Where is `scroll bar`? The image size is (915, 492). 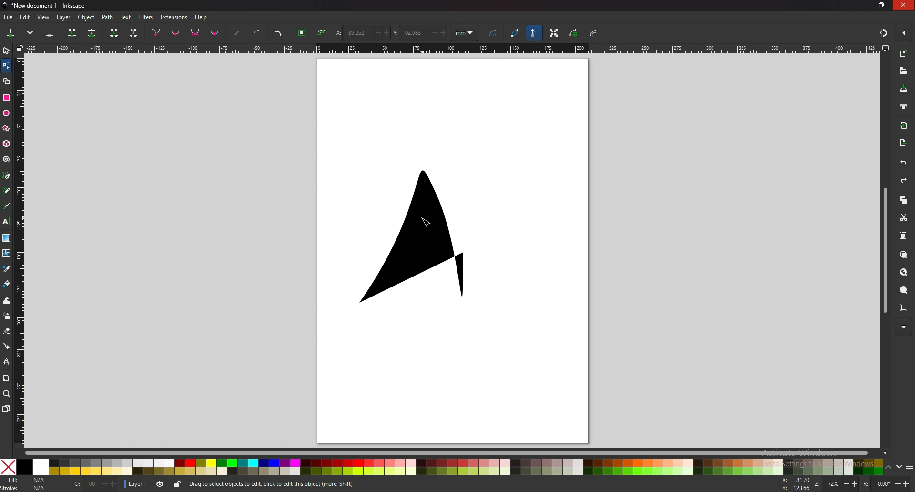 scroll bar is located at coordinates (457, 453).